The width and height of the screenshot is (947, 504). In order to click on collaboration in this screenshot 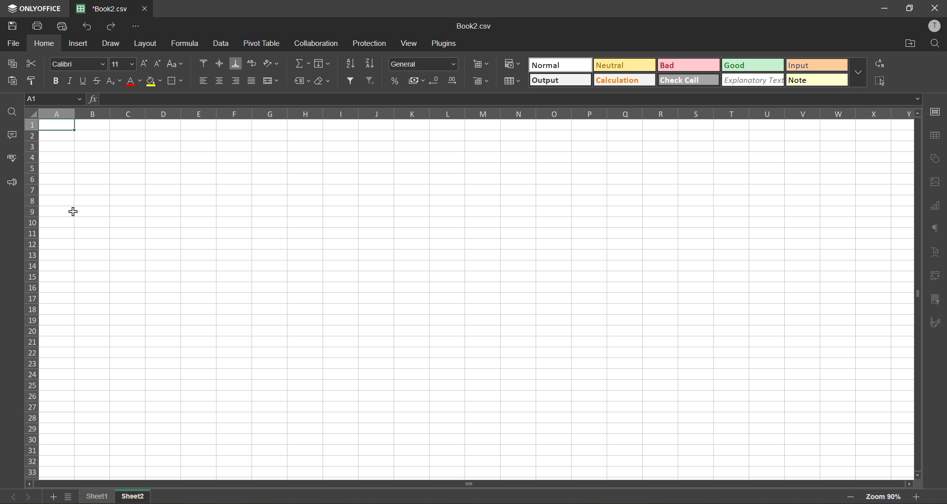, I will do `click(317, 43)`.